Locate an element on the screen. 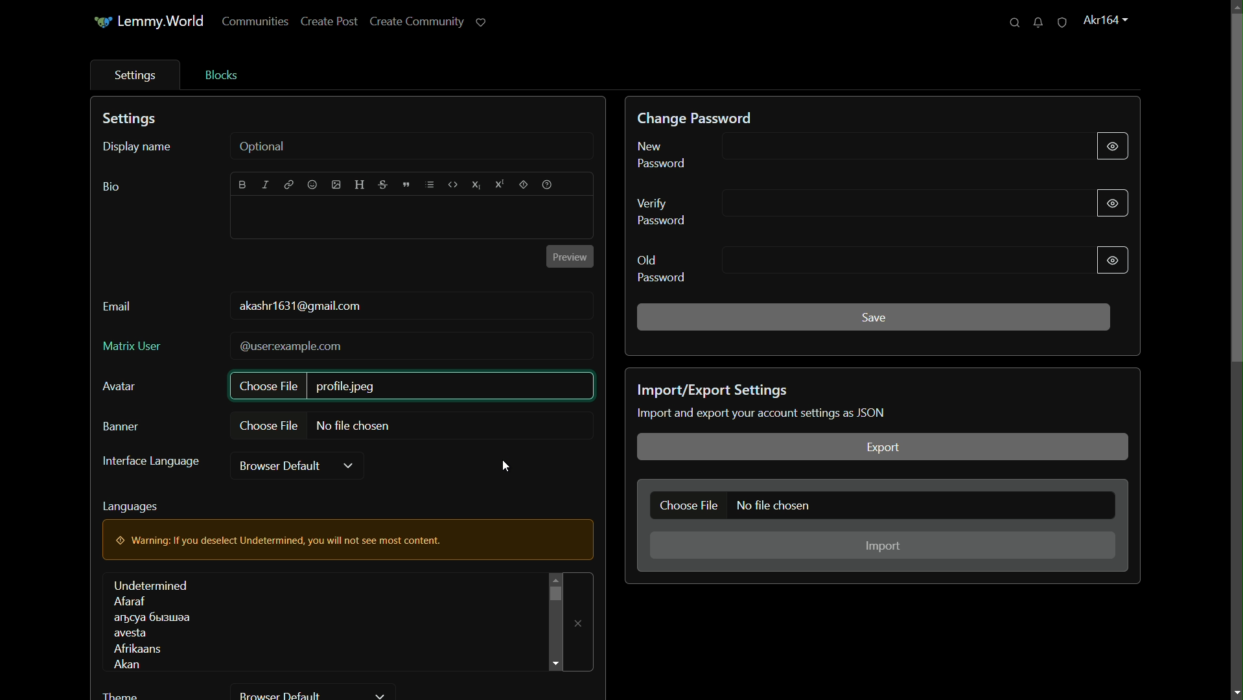 The height and width of the screenshot is (700, 1243). new password is located at coordinates (664, 154).